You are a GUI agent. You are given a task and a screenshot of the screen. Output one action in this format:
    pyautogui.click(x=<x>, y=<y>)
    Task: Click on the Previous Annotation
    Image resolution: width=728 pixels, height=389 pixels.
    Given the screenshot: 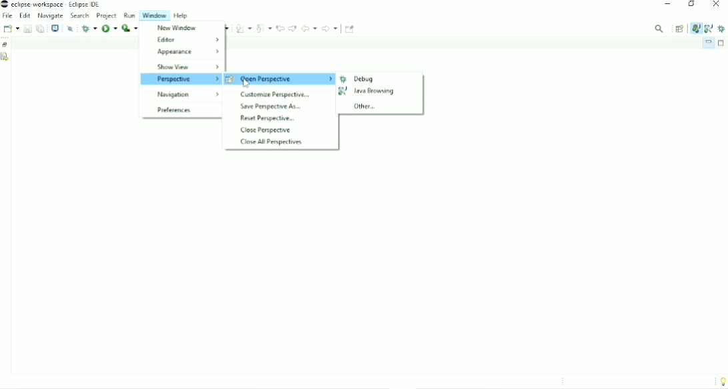 What is the action you would take?
    pyautogui.click(x=265, y=27)
    